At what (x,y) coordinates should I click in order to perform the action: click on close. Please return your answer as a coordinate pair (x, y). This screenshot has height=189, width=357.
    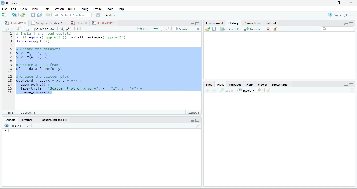
    Looking at the image, I should click on (25, 23).